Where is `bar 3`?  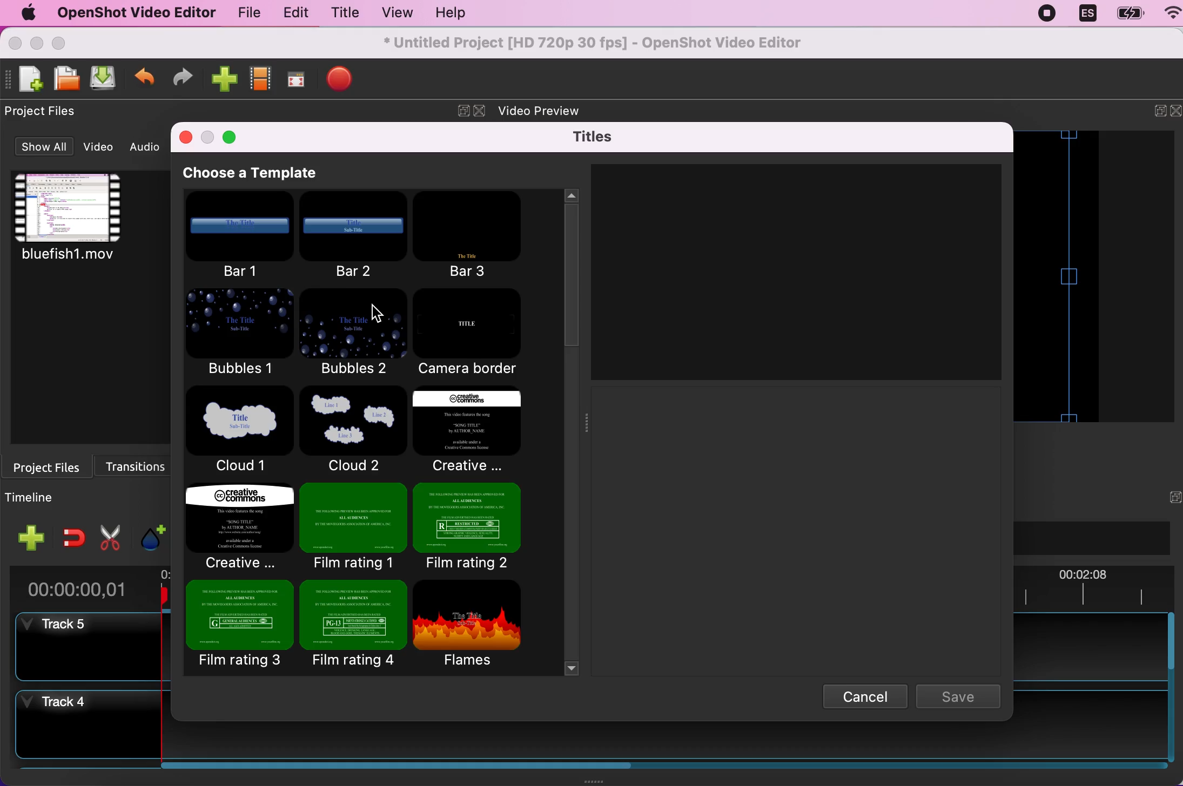 bar 3 is located at coordinates (473, 234).